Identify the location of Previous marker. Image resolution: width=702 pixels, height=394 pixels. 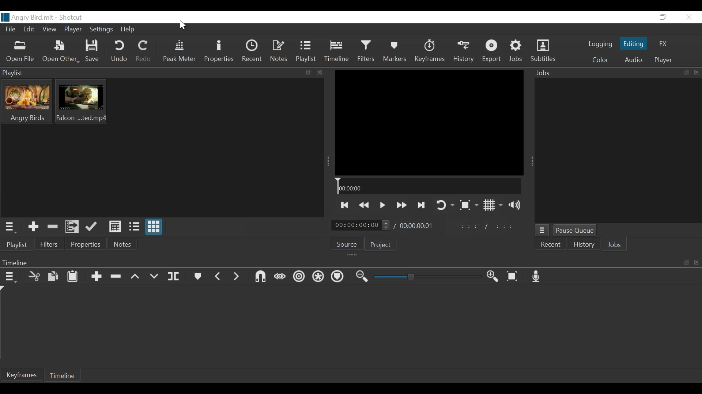
(219, 277).